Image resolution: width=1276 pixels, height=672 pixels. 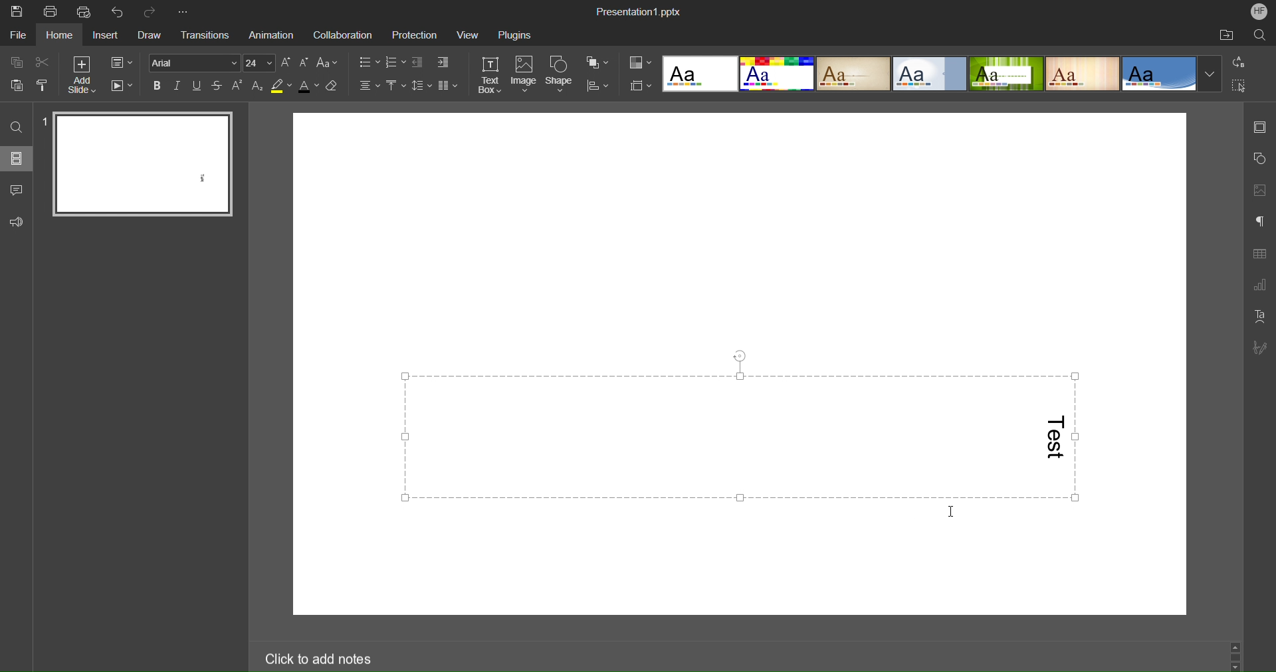 I want to click on Subscript, so click(x=257, y=86).